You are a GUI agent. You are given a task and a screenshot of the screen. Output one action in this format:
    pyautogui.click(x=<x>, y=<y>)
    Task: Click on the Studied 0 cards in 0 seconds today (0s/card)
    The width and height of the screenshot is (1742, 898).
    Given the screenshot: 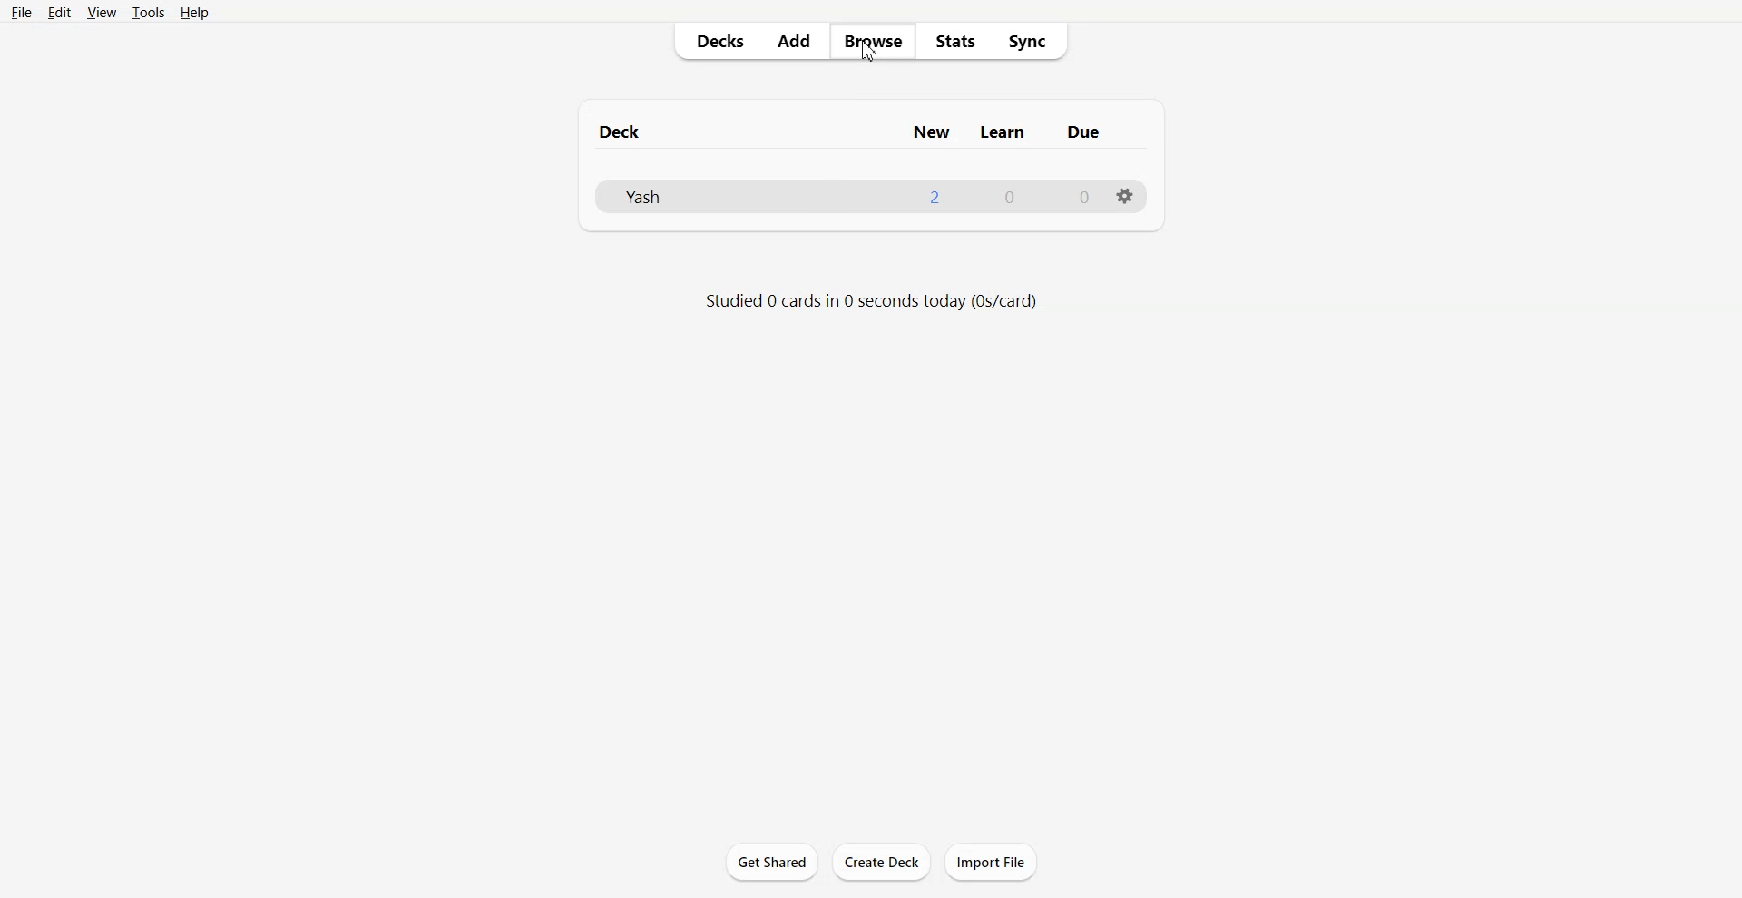 What is the action you would take?
    pyautogui.click(x=877, y=305)
    